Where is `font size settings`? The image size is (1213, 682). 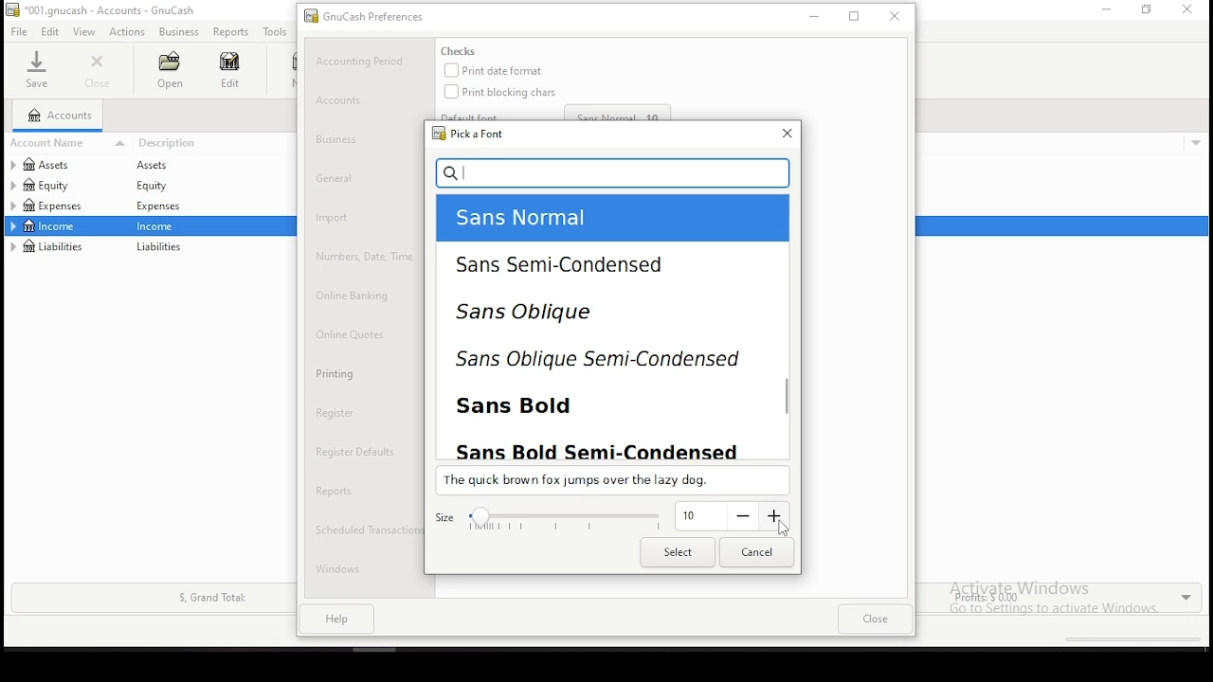 font size settings is located at coordinates (610, 518).